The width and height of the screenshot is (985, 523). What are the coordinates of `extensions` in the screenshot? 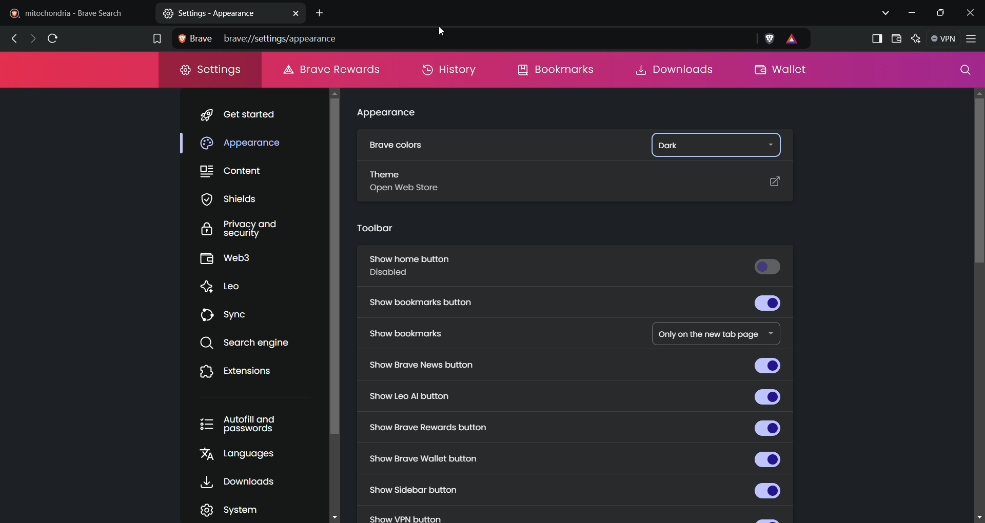 It's located at (241, 371).